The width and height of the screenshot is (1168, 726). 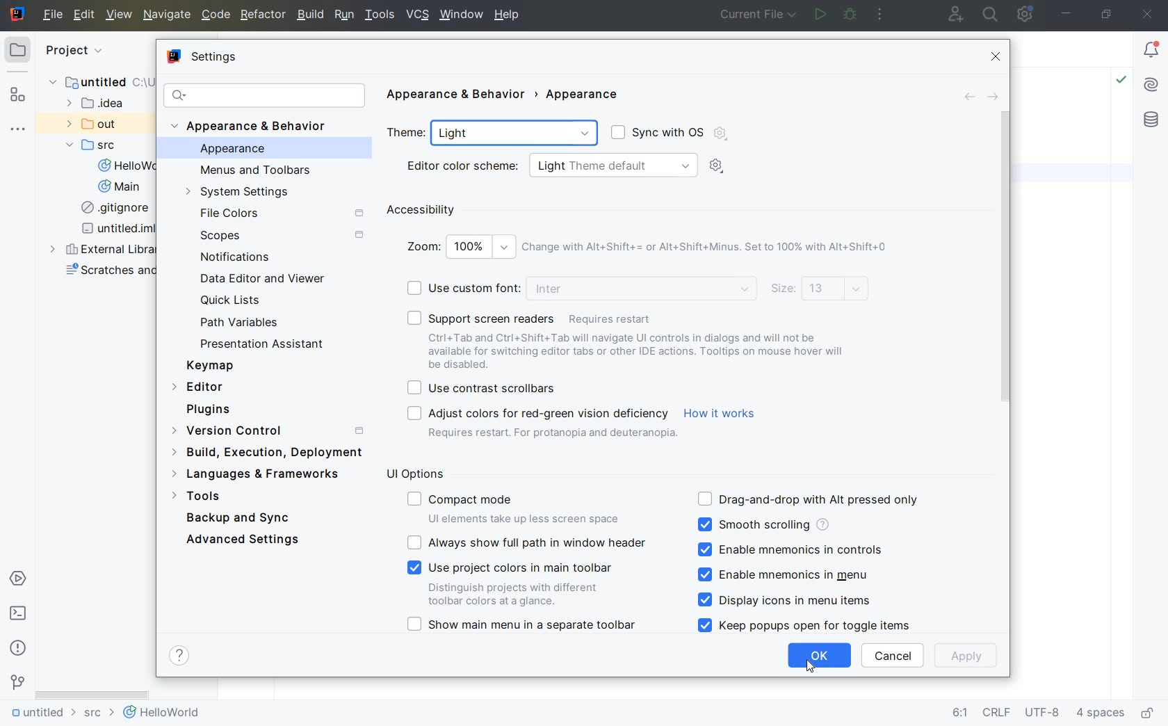 I want to click on UNTITLED, so click(x=42, y=713).